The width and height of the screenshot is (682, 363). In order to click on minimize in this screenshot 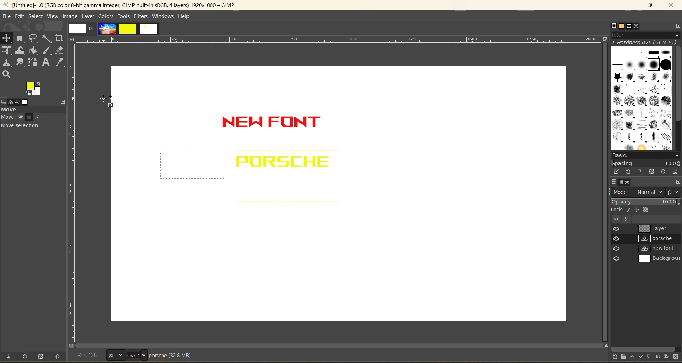, I will do `click(630, 5)`.